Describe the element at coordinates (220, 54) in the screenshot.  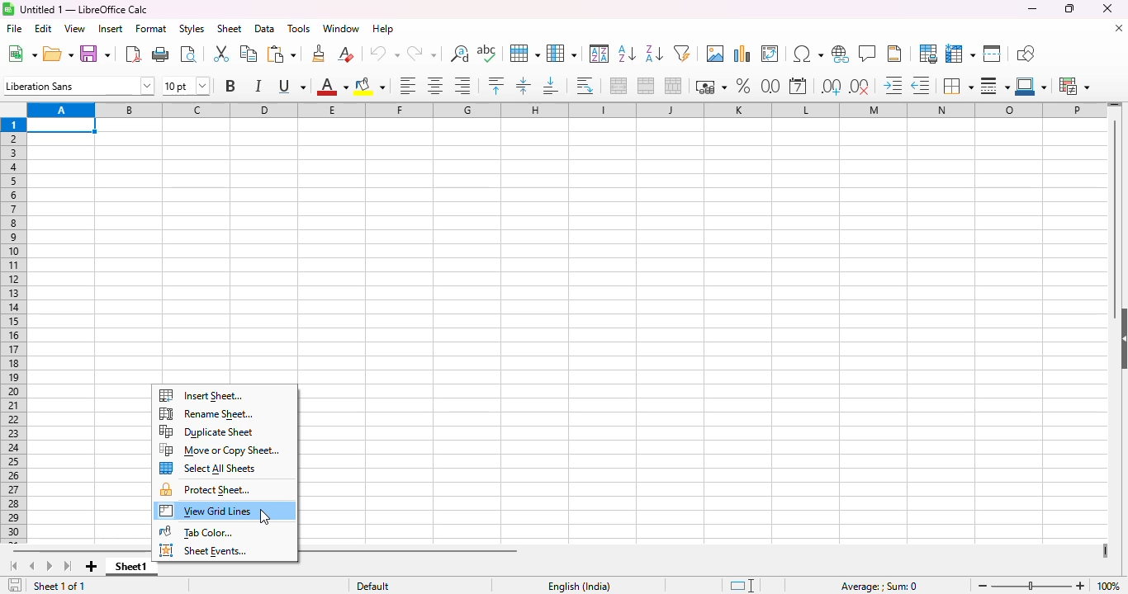
I see `cut` at that location.